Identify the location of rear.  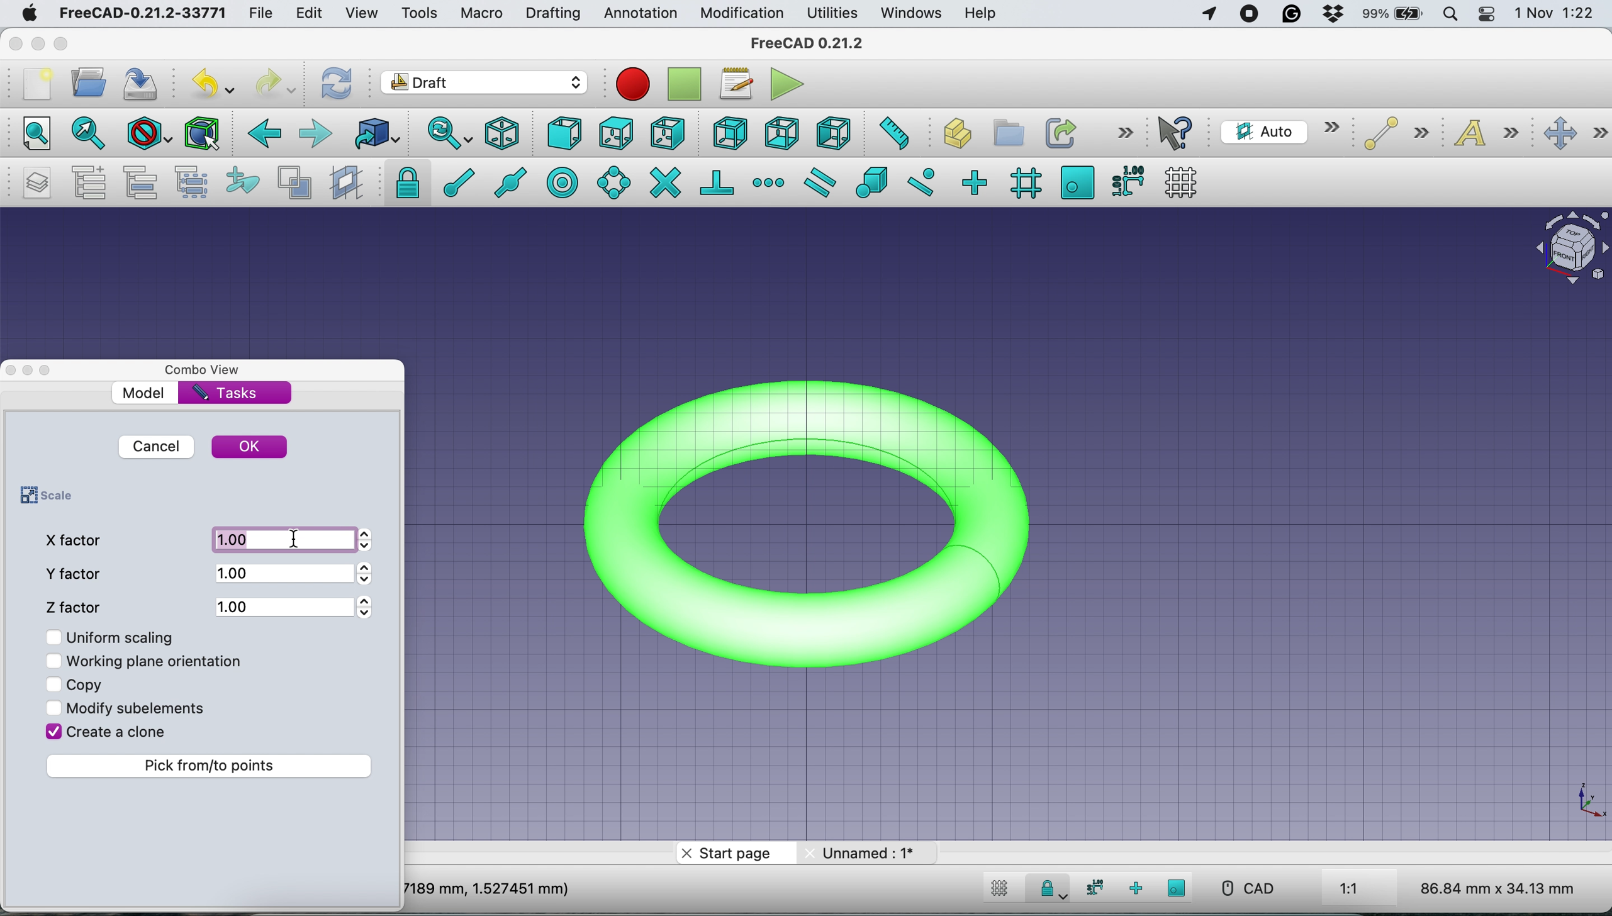
(728, 135).